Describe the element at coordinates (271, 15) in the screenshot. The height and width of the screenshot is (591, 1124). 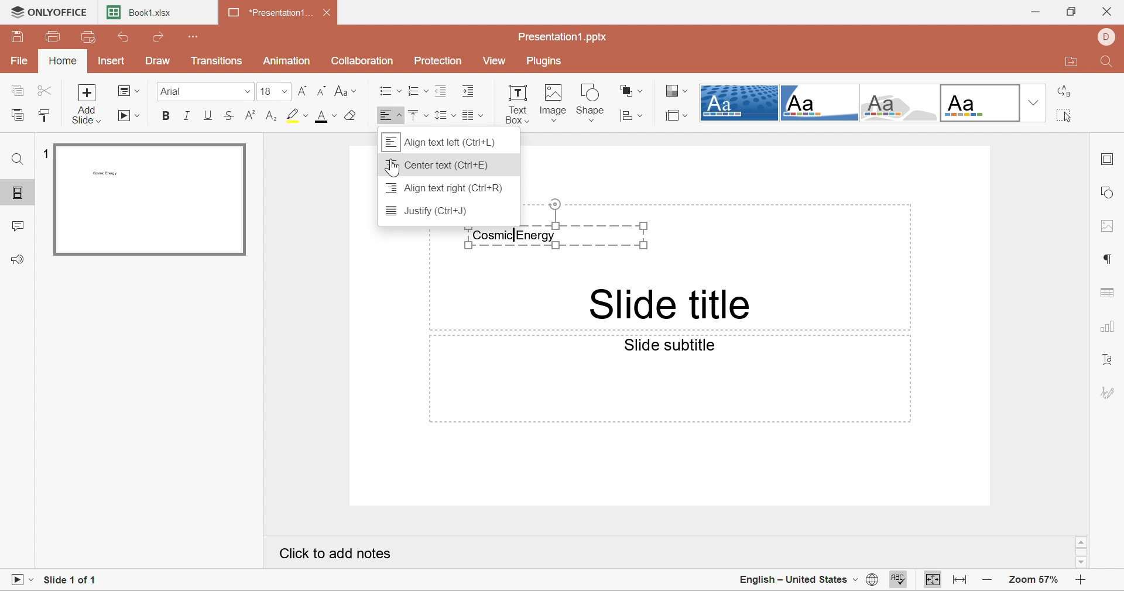
I see `*Presentation1` at that location.